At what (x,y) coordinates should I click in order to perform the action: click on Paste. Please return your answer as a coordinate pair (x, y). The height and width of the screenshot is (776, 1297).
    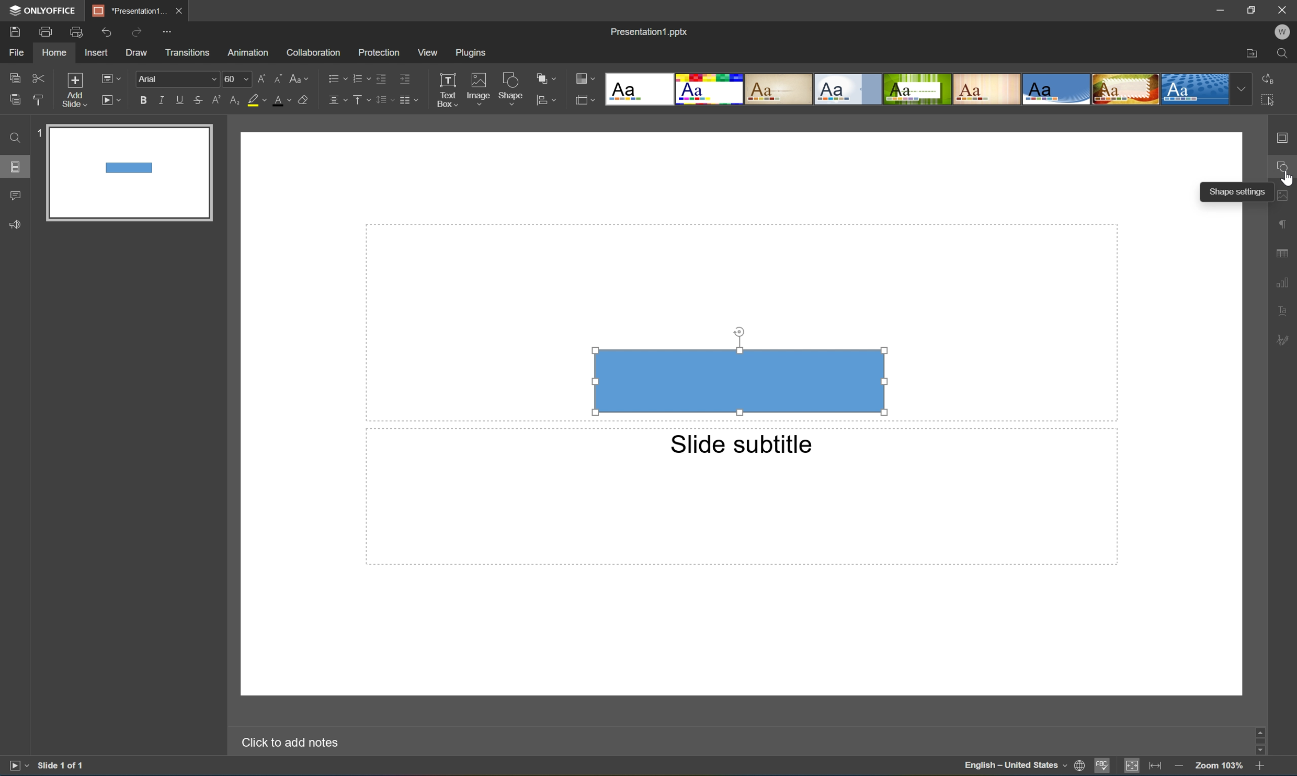
    Looking at the image, I should click on (15, 101).